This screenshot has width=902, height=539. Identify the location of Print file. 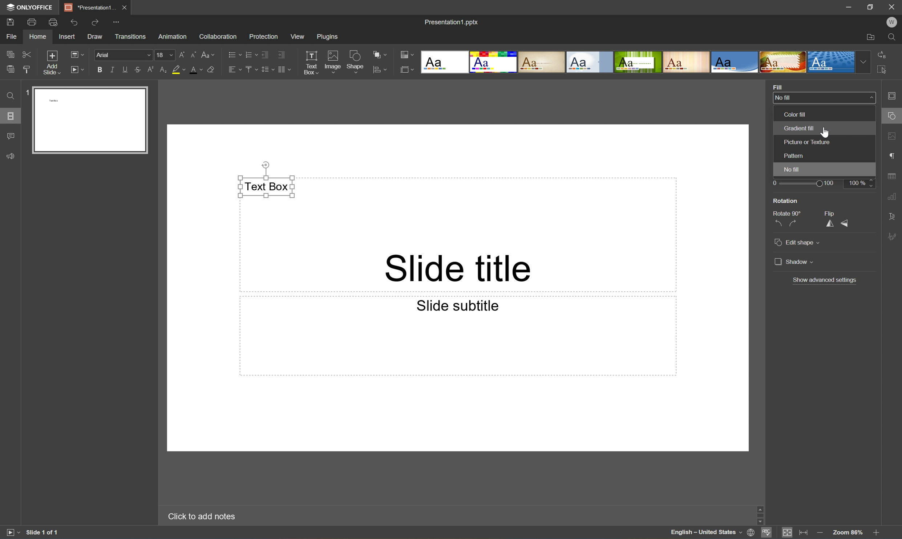
(32, 21).